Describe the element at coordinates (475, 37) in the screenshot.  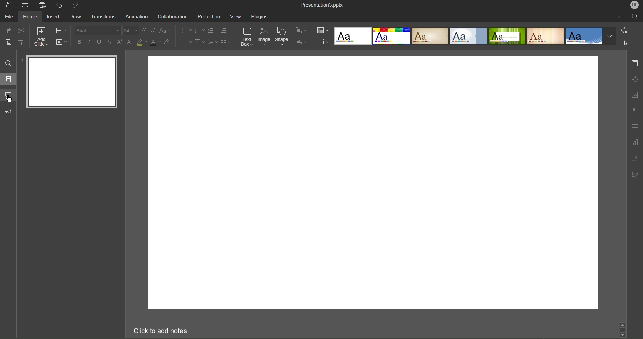
I see `Slide Templates` at that location.